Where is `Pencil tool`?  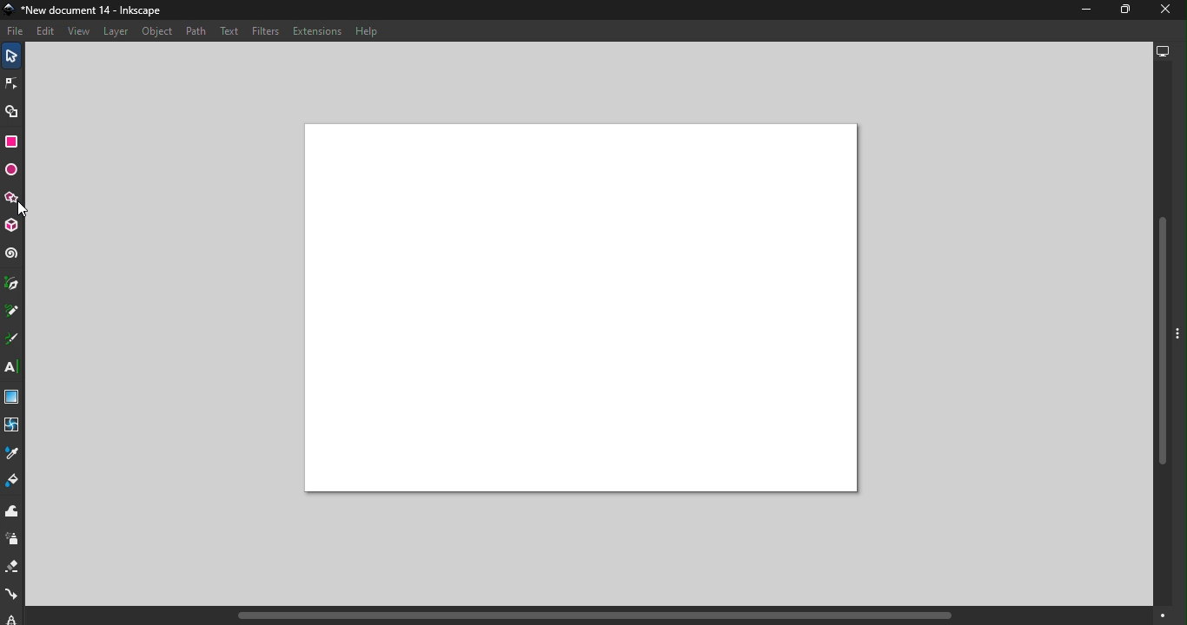 Pencil tool is located at coordinates (12, 313).